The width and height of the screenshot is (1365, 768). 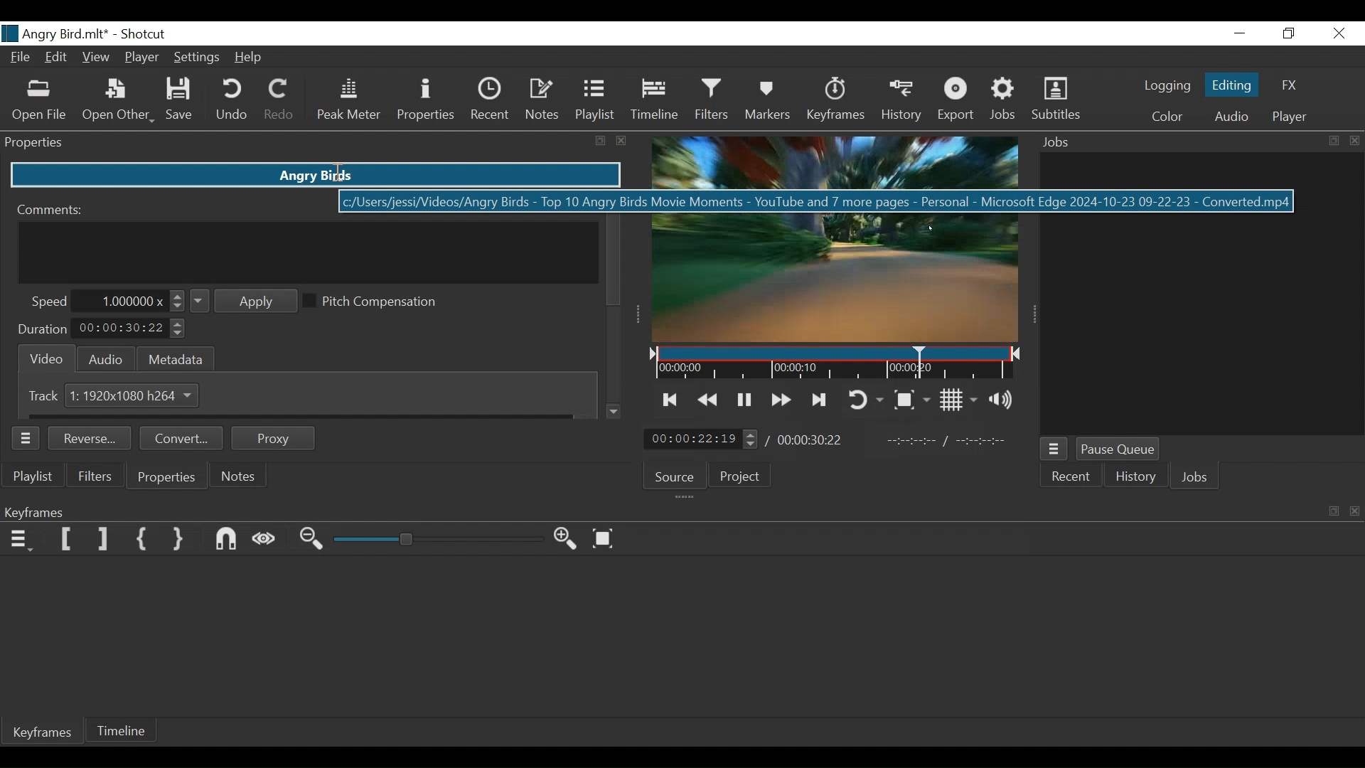 What do you see at coordinates (279, 101) in the screenshot?
I see `Redo` at bounding box center [279, 101].